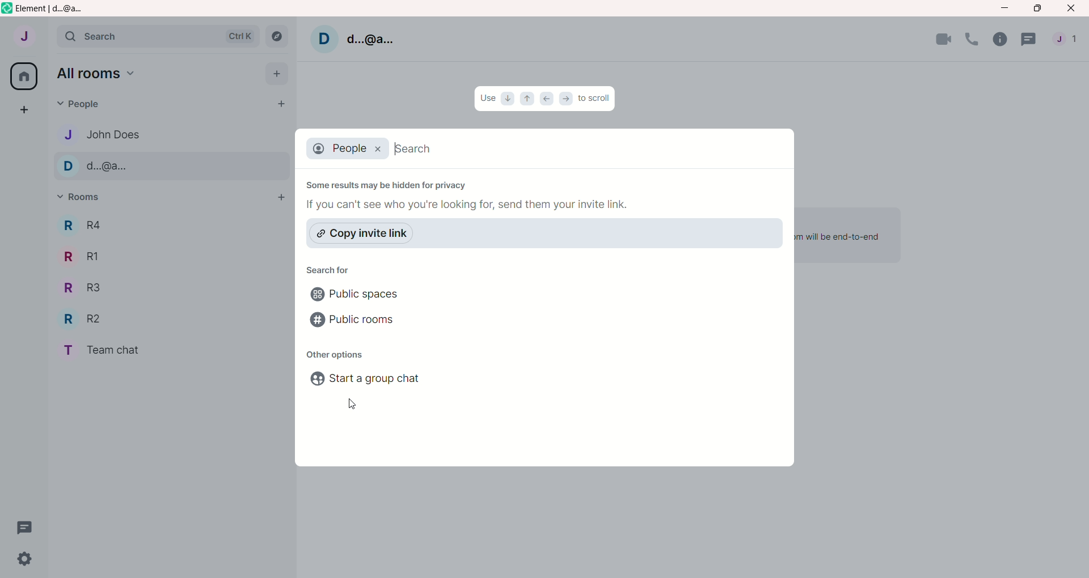  What do you see at coordinates (276, 36) in the screenshot?
I see `explore rooms` at bounding box center [276, 36].